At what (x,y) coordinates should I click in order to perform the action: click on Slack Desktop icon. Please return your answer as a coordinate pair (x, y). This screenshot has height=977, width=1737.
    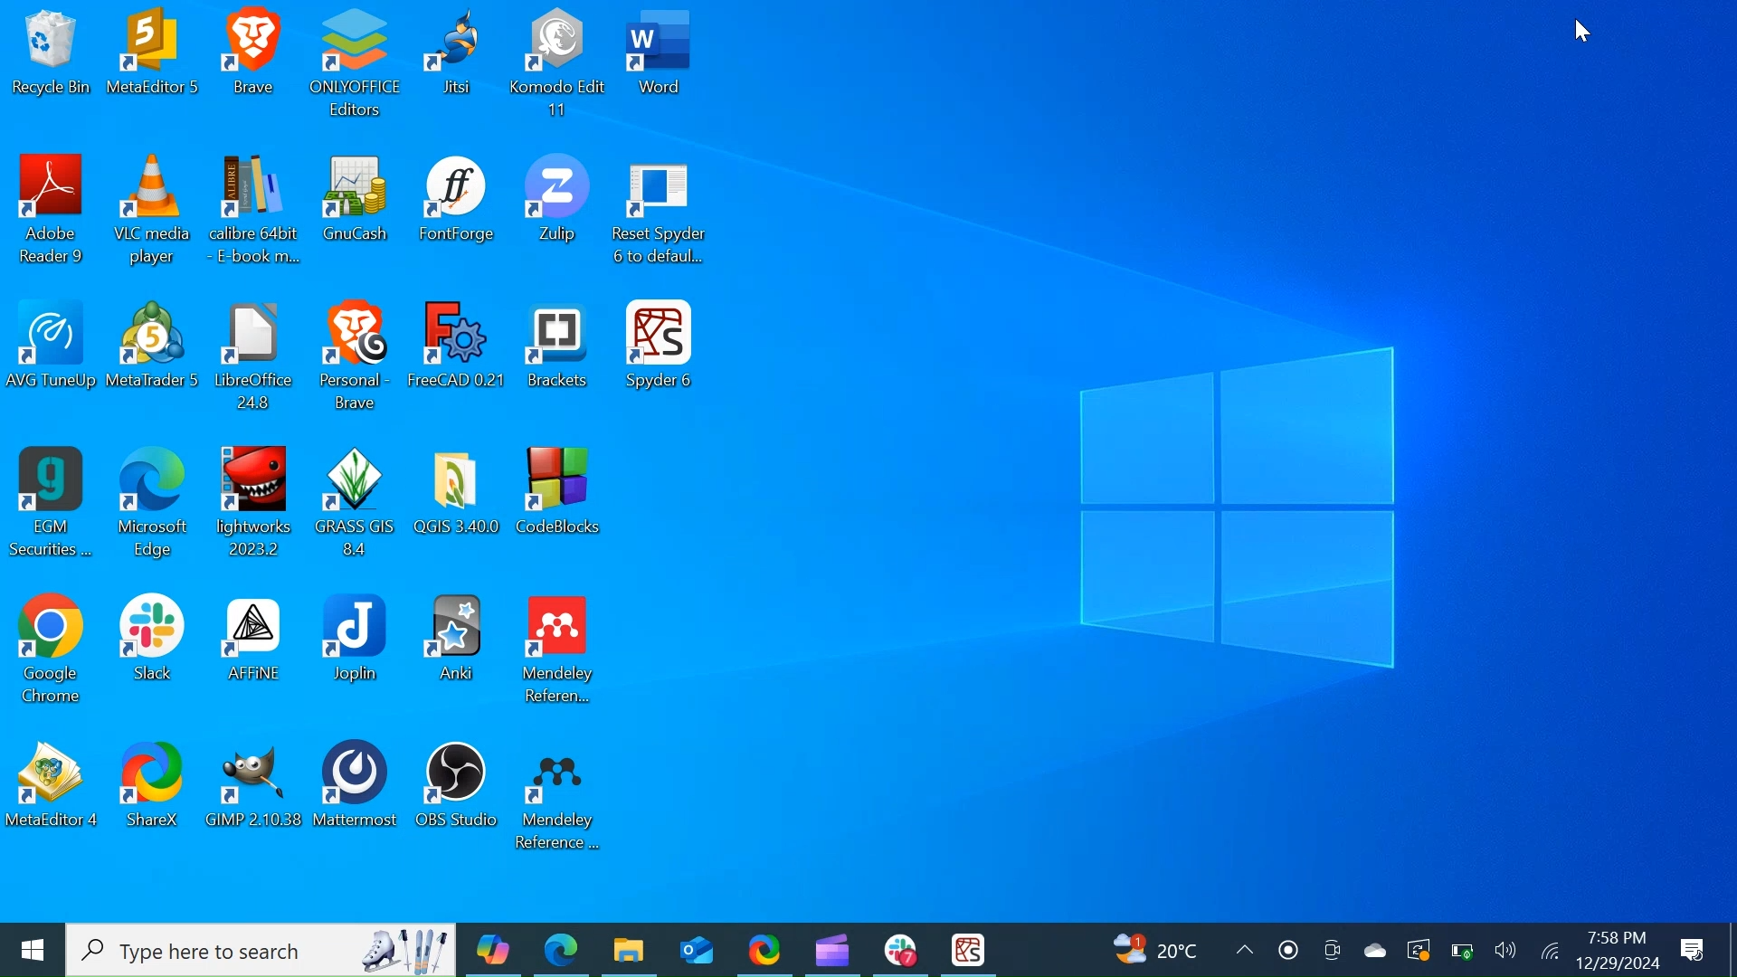
    Looking at the image, I should click on (154, 653).